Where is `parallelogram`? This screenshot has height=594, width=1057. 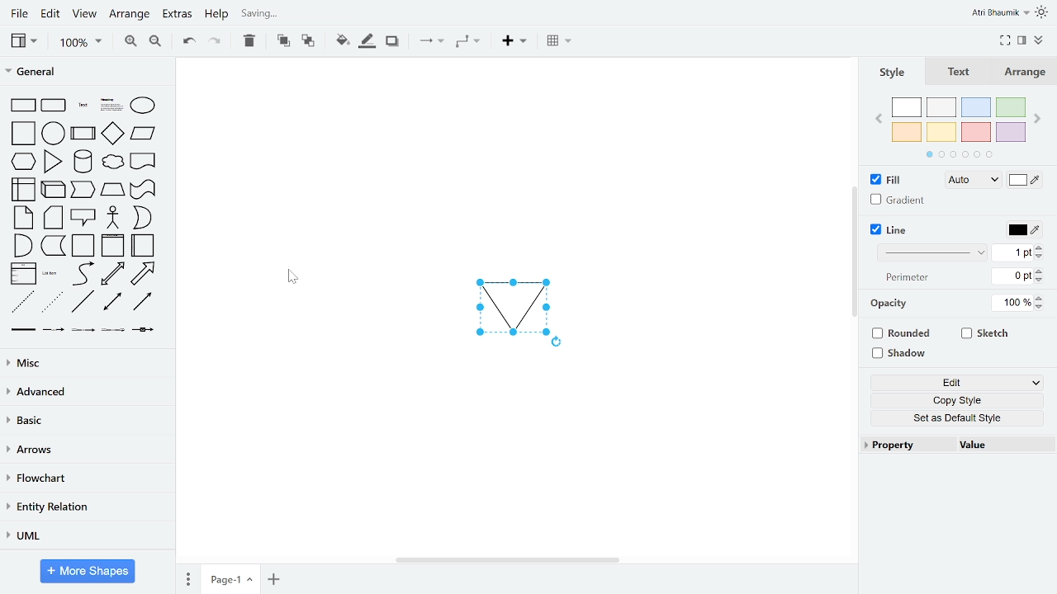
parallelogram is located at coordinates (143, 134).